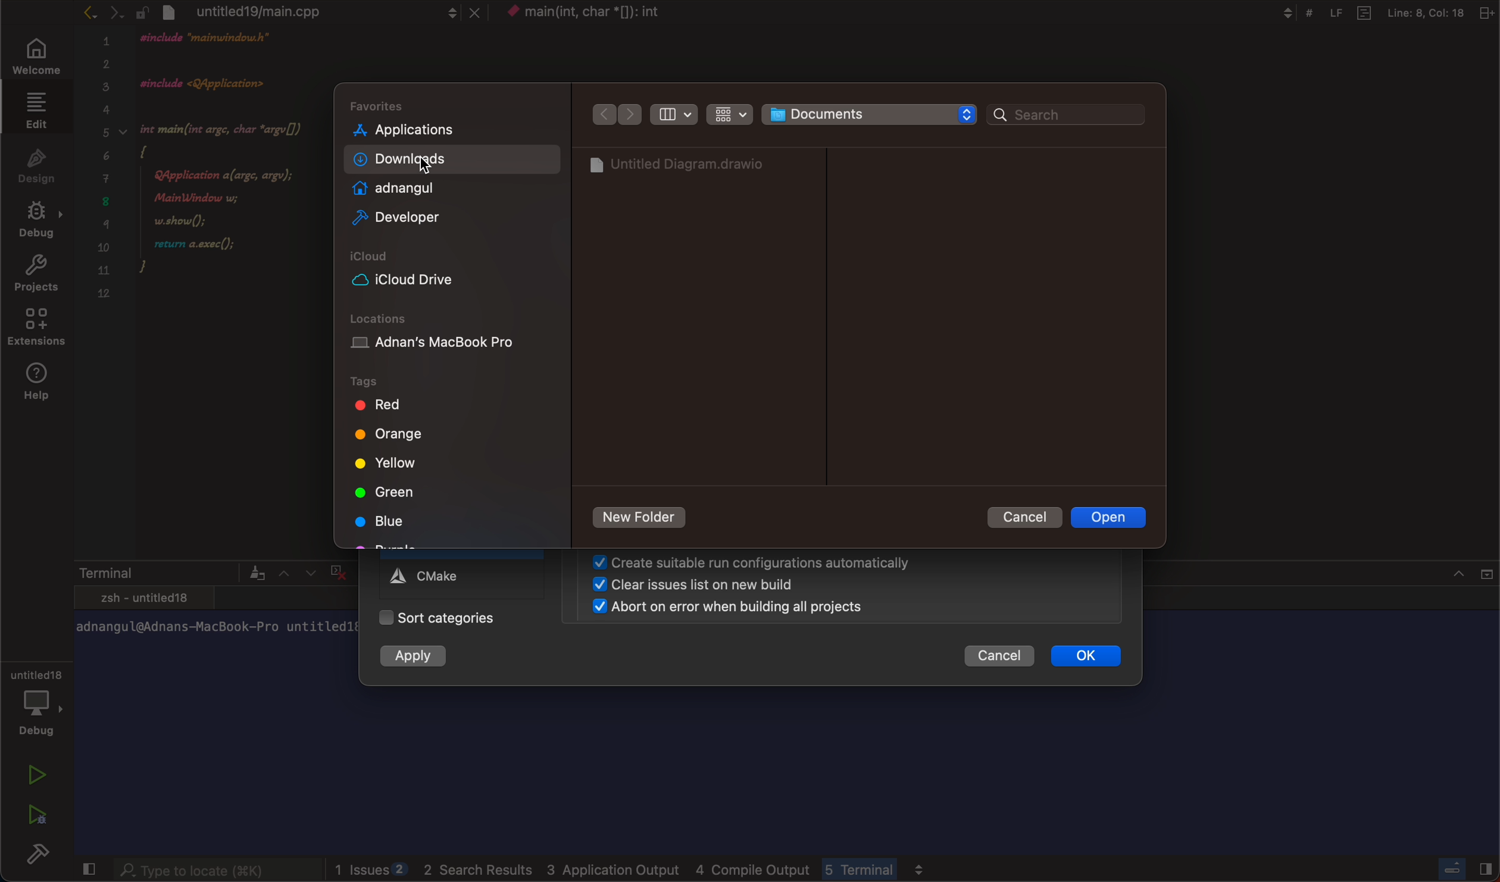  I want to click on cmake, so click(430, 575).